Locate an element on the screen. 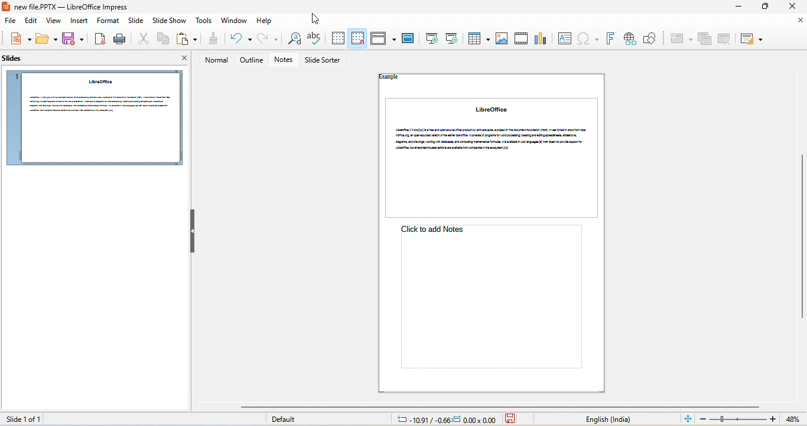 The height and width of the screenshot is (426, 807). horizontal scrollbar is located at coordinates (499, 407).